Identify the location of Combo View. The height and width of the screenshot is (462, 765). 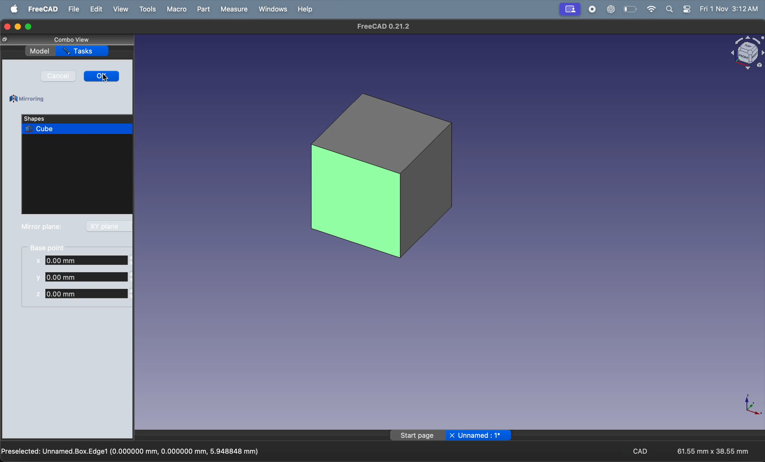
(71, 39).